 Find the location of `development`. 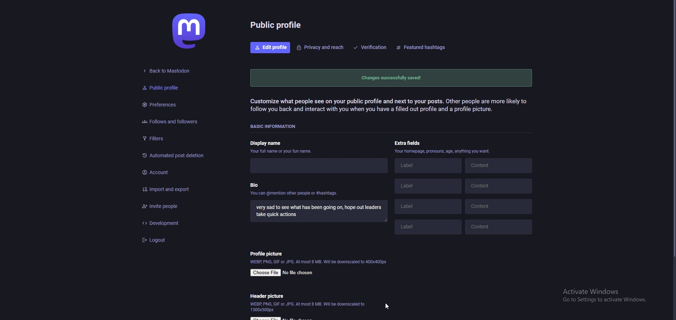

development is located at coordinates (175, 223).